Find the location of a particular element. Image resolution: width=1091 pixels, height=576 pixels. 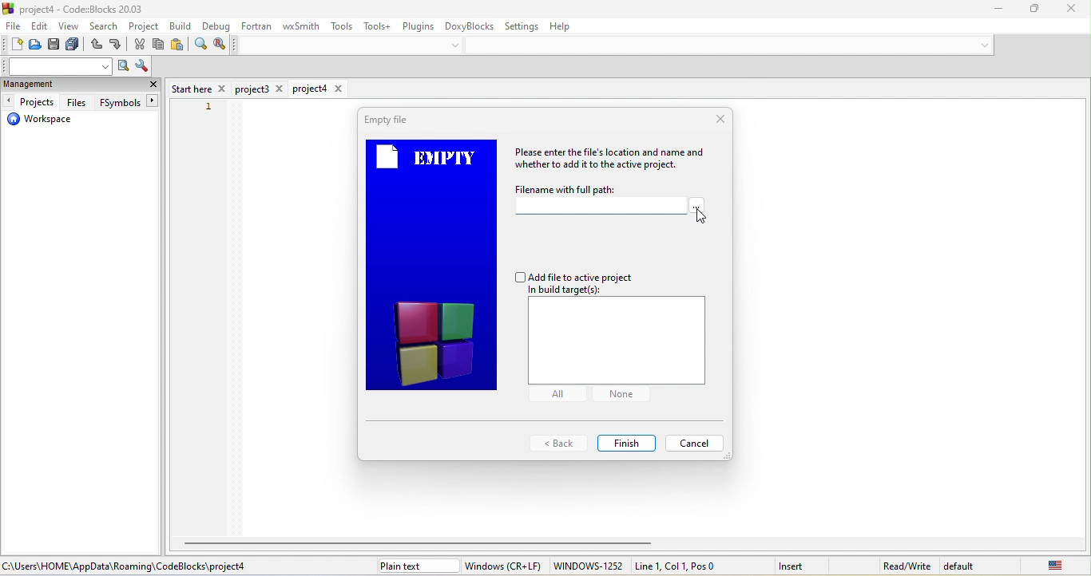

save is located at coordinates (56, 46).